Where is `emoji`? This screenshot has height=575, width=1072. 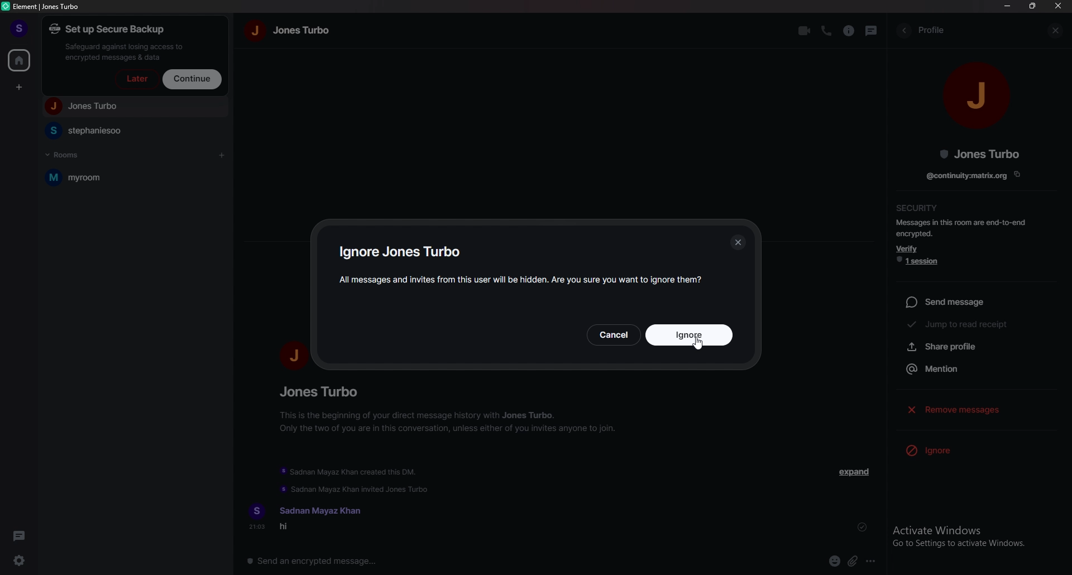
emoji is located at coordinates (835, 562).